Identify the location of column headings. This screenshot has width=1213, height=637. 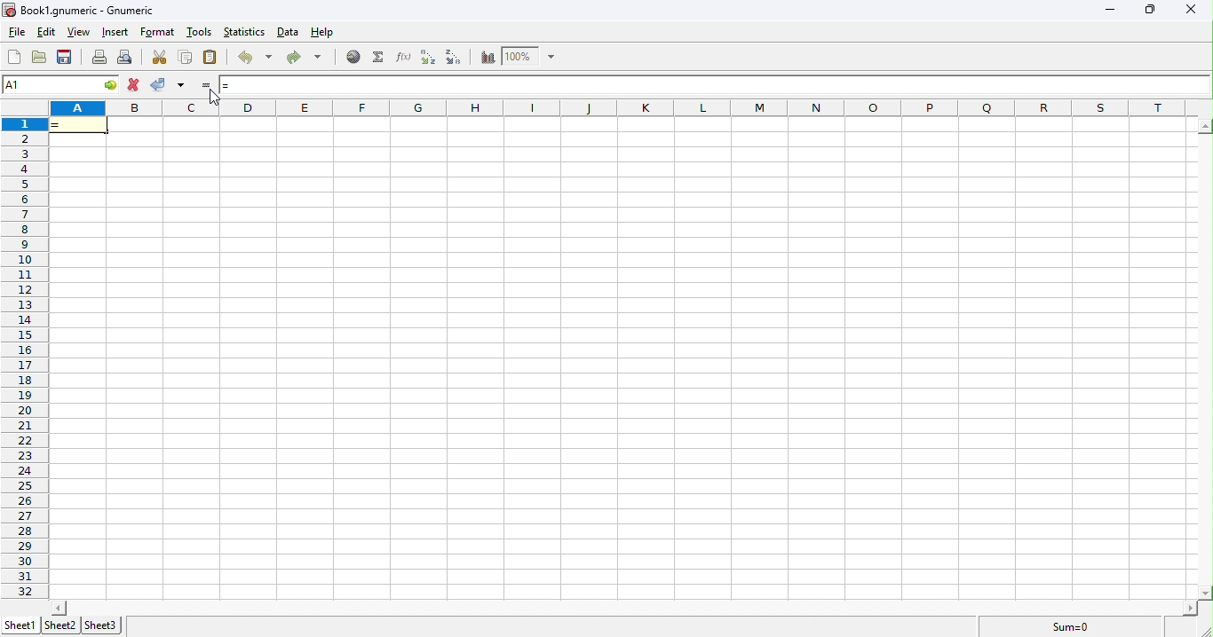
(630, 108).